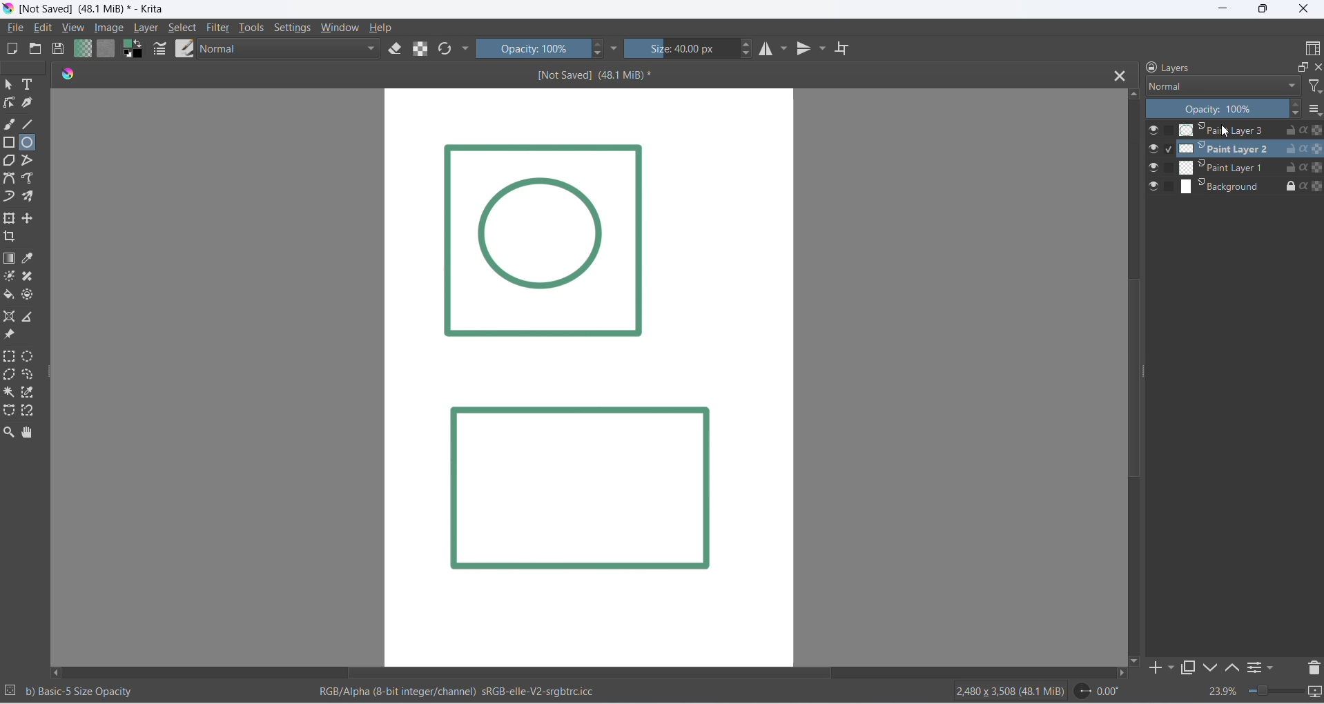 The image size is (1324, 704). Describe the element at coordinates (114, 29) in the screenshot. I see `image` at that location.